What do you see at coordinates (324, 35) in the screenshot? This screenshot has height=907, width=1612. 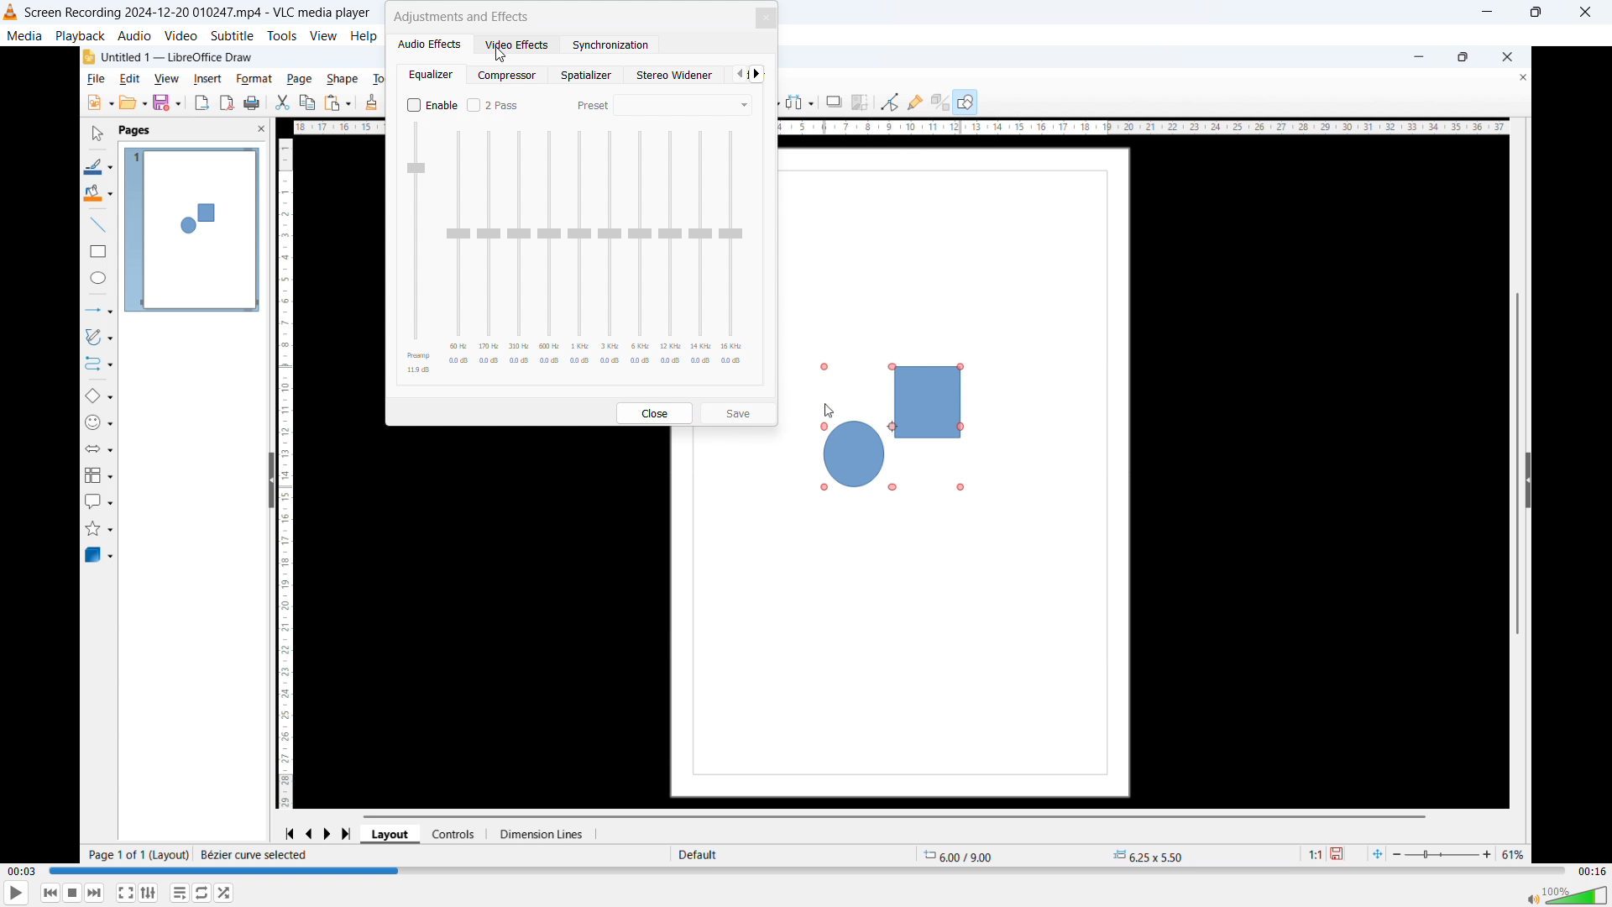 I see `view` at bounding box center [324, 35].